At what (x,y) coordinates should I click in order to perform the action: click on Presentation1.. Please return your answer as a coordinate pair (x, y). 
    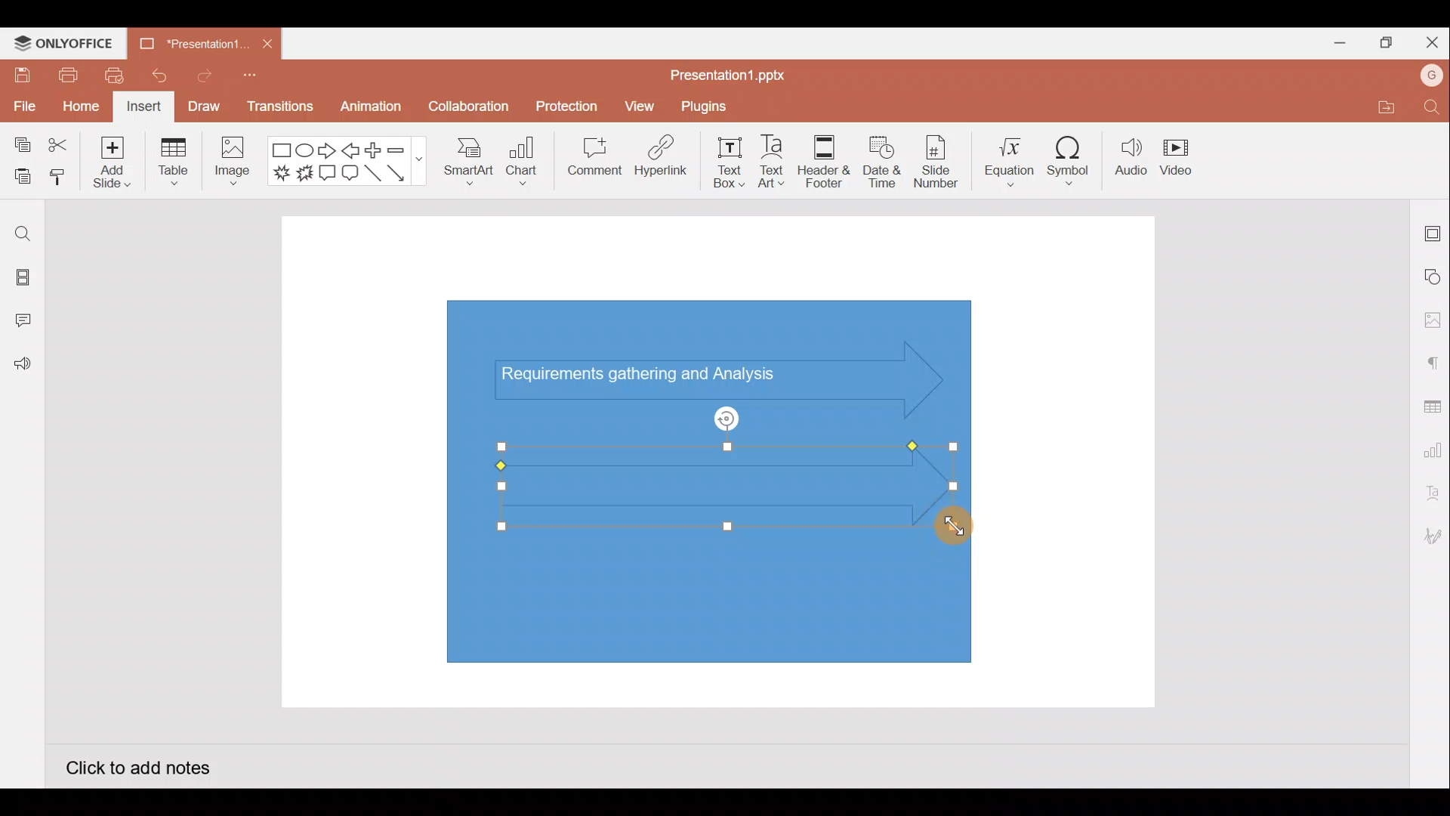
    Looking at the image, I should click on (189, 42).